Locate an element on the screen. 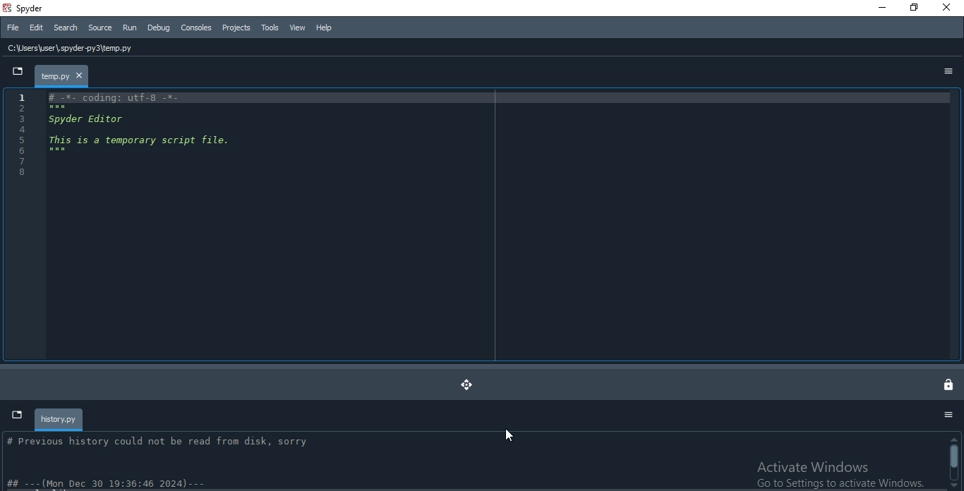 Image resolution: width=964 pixels, height=491 pixels. Minimise is located at coordinates (879, 6).